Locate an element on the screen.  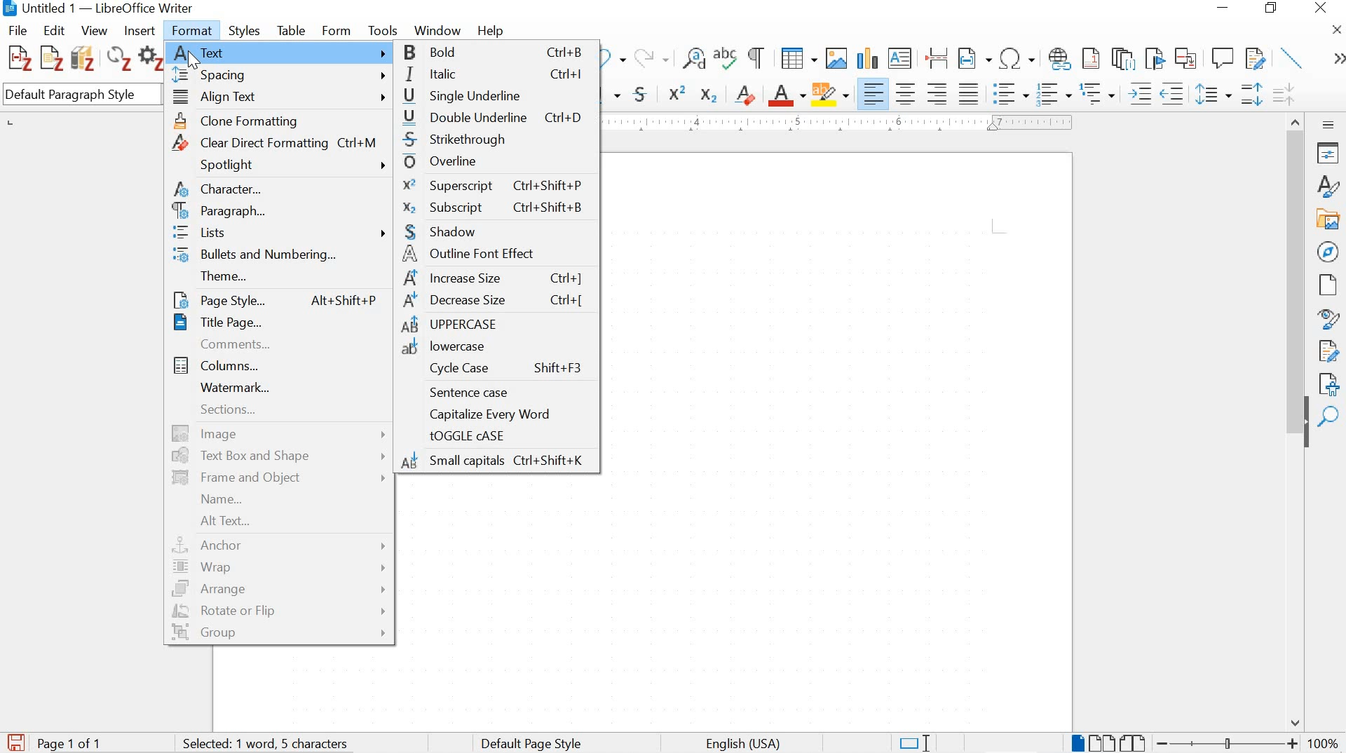
rotate or flip is located at coordinates (279, 610).